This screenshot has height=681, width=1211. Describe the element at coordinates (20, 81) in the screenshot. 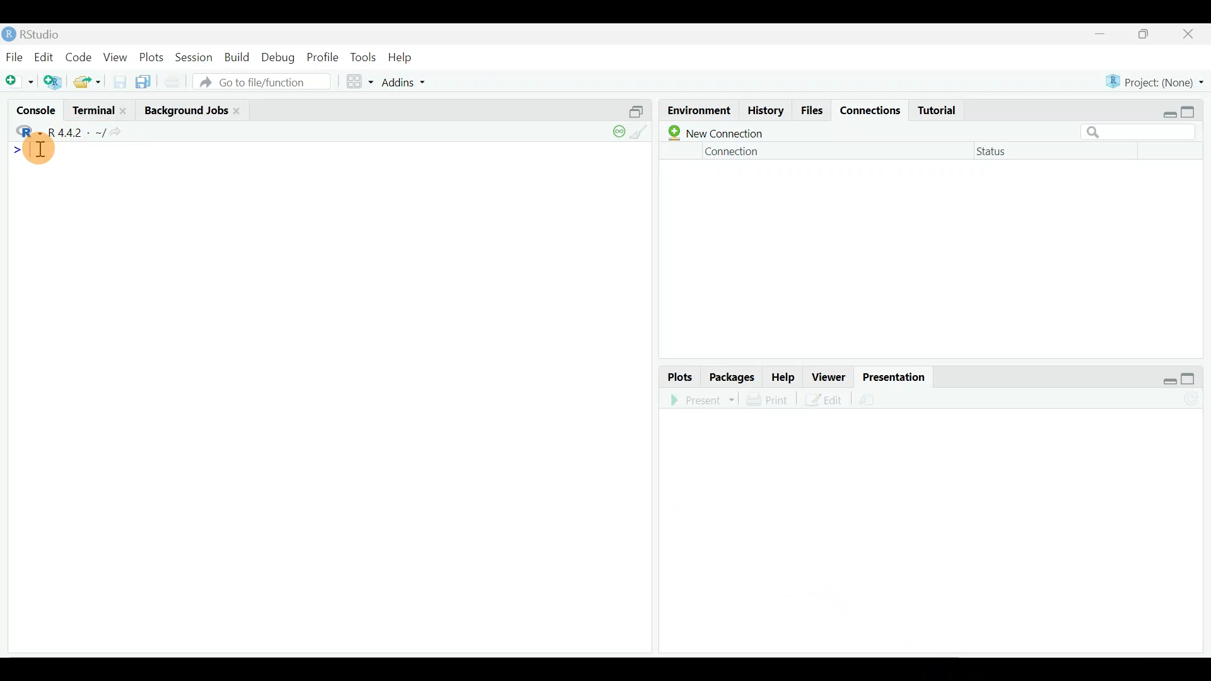

I see `New file` at that location.